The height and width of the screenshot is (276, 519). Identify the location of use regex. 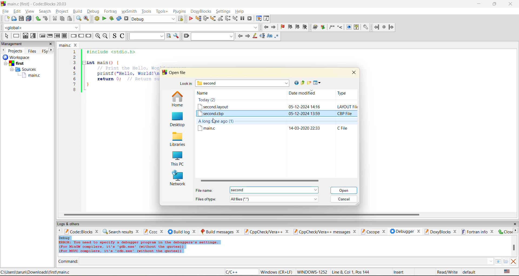
(277, 37).